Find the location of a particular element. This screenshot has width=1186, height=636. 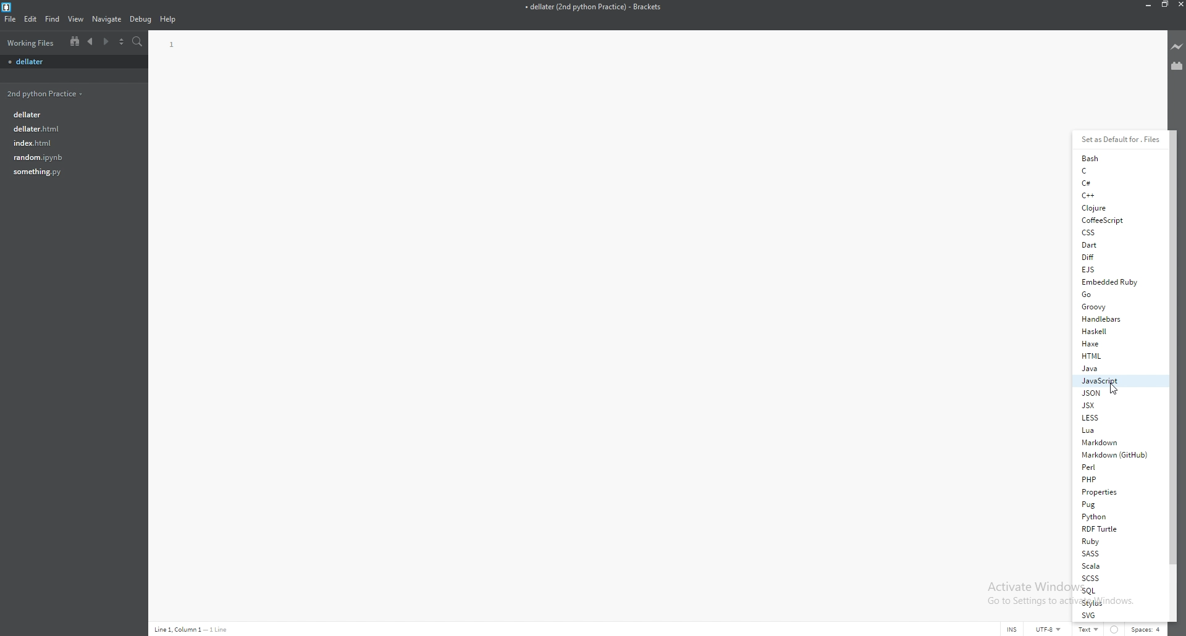

properties is located at coordinates (1116, 492).